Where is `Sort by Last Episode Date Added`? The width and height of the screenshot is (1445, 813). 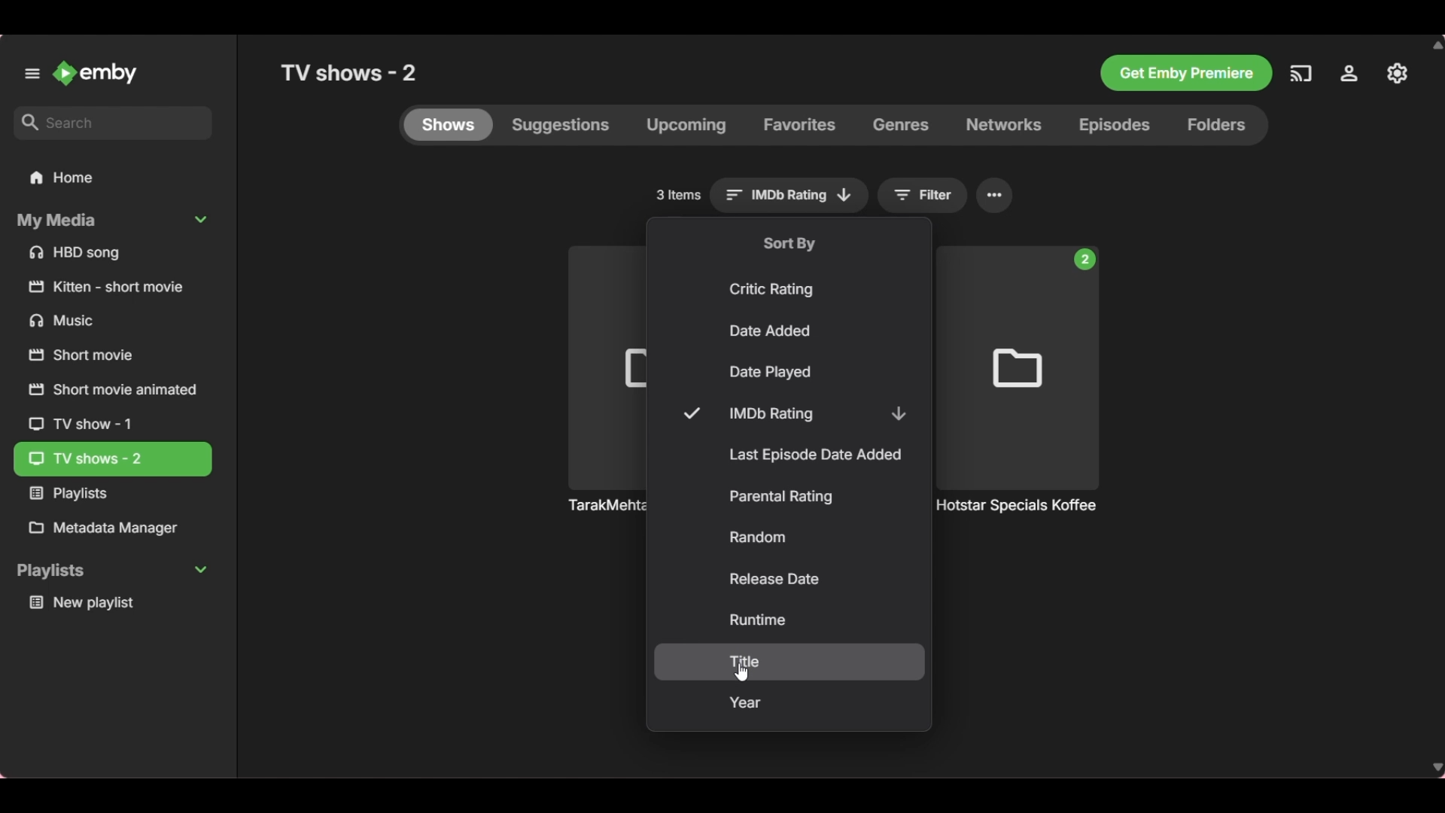 Sort by Last Episode Date Added is located at coordinates (791, 455).